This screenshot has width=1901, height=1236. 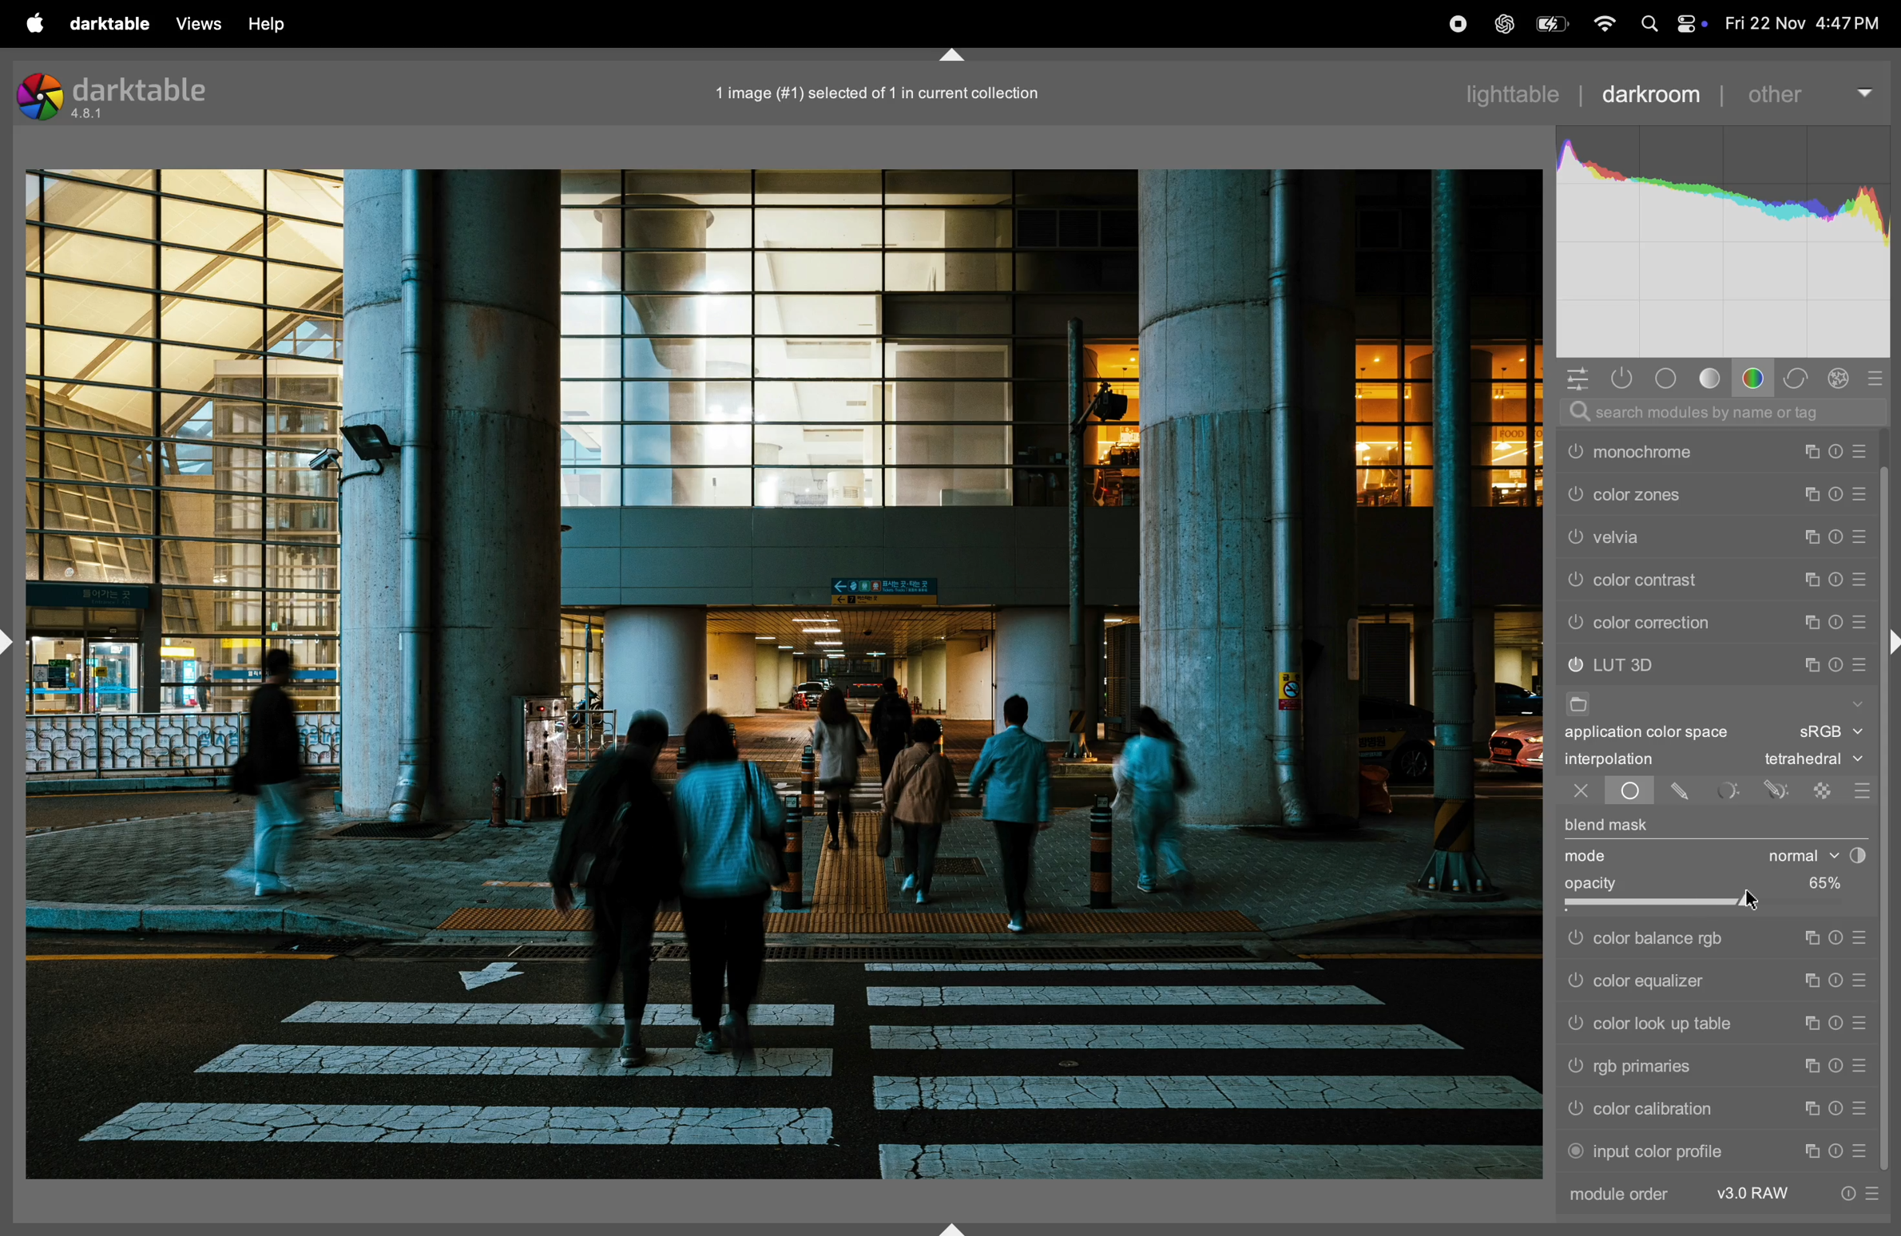 I want to click on multiple instance actions, so click(x=1808, y=1023).